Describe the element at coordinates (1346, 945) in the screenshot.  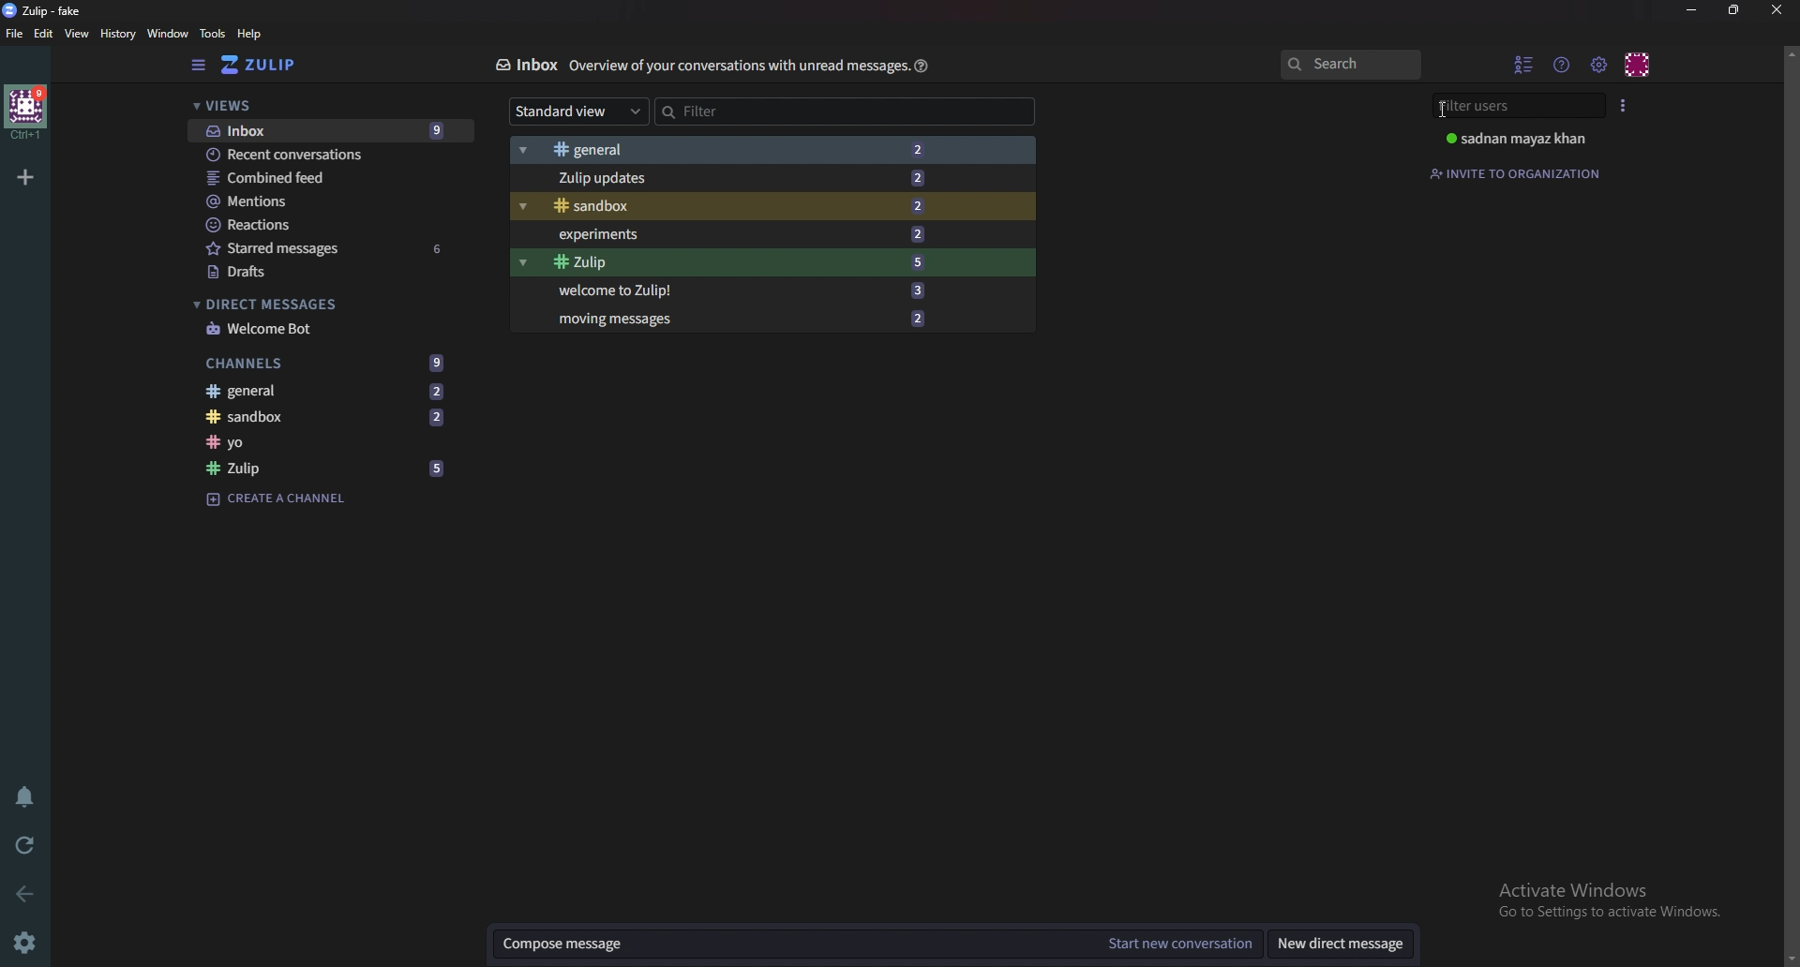
I see `New direct message` at that location.